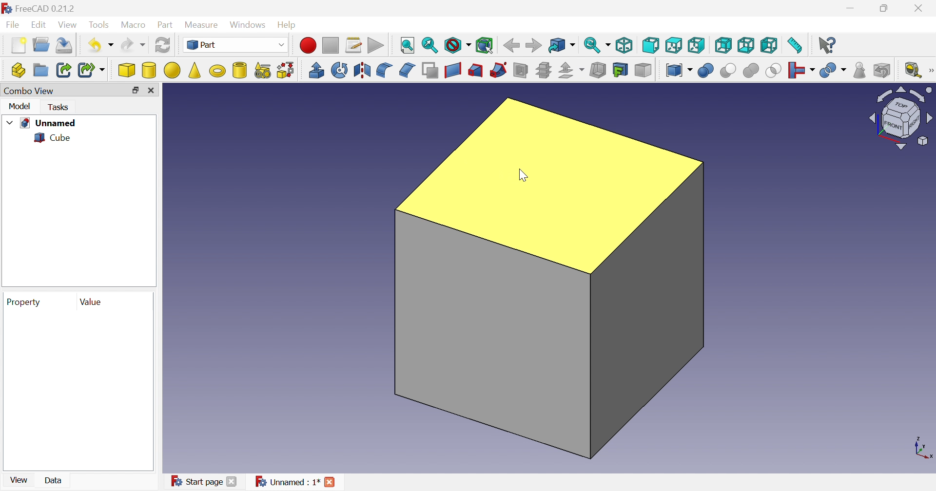 Image resolution: width=936 pixels, height=491 pixels. Describe the element at coordinates (362, 70) in the screenshot. I see `Mirroring` at that location.